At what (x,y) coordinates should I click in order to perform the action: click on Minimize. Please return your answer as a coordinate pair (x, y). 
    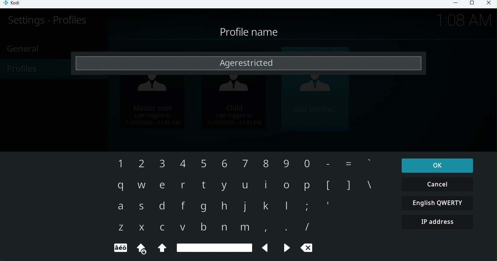
    Looking at the image, I should click on (453, 4).